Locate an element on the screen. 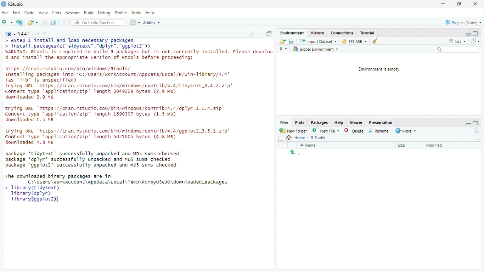 This screenshot has width=484, height=272. More is located at coordinates (406, 131).